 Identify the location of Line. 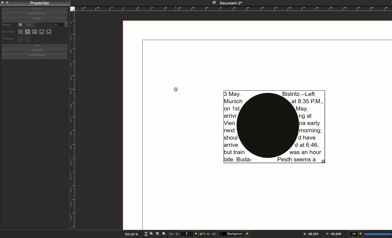
(36, 46).